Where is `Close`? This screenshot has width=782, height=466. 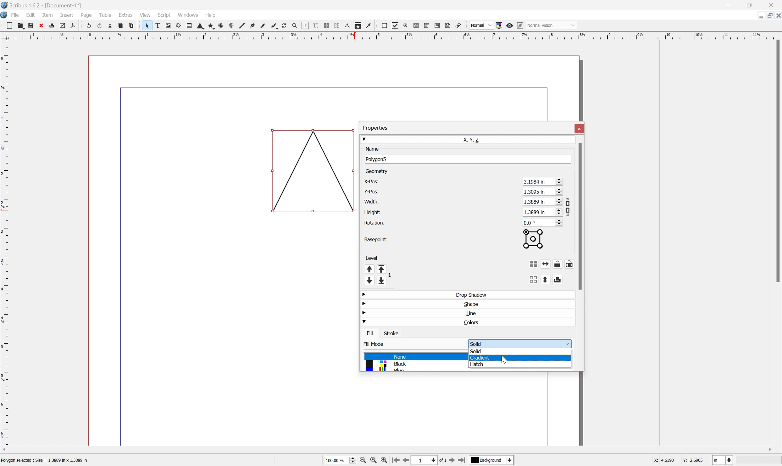
Close is located at coordinates (777, 16).